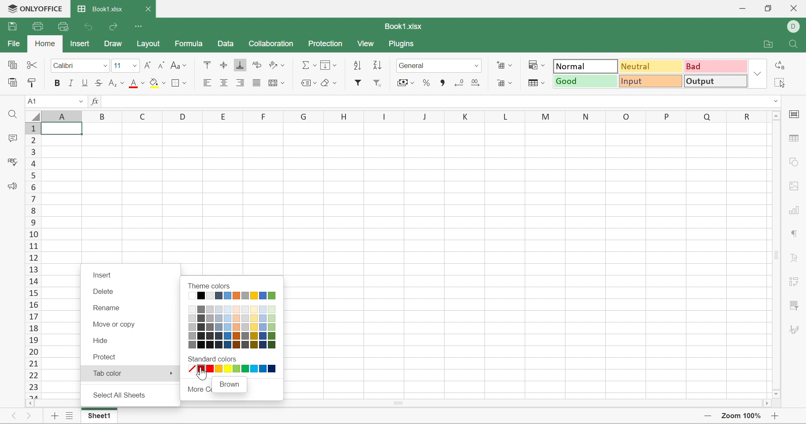 This screenshot has height=424, width=806. Describe the element at coordinates (36, 388) in the screenshot. I see `23` at that location.